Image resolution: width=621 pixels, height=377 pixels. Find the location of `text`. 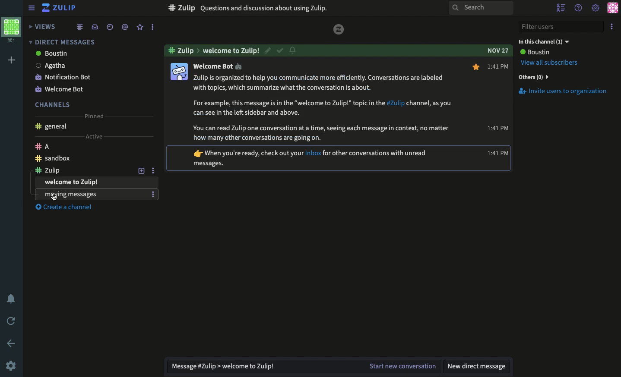

text is located at coordinates (246, 152).